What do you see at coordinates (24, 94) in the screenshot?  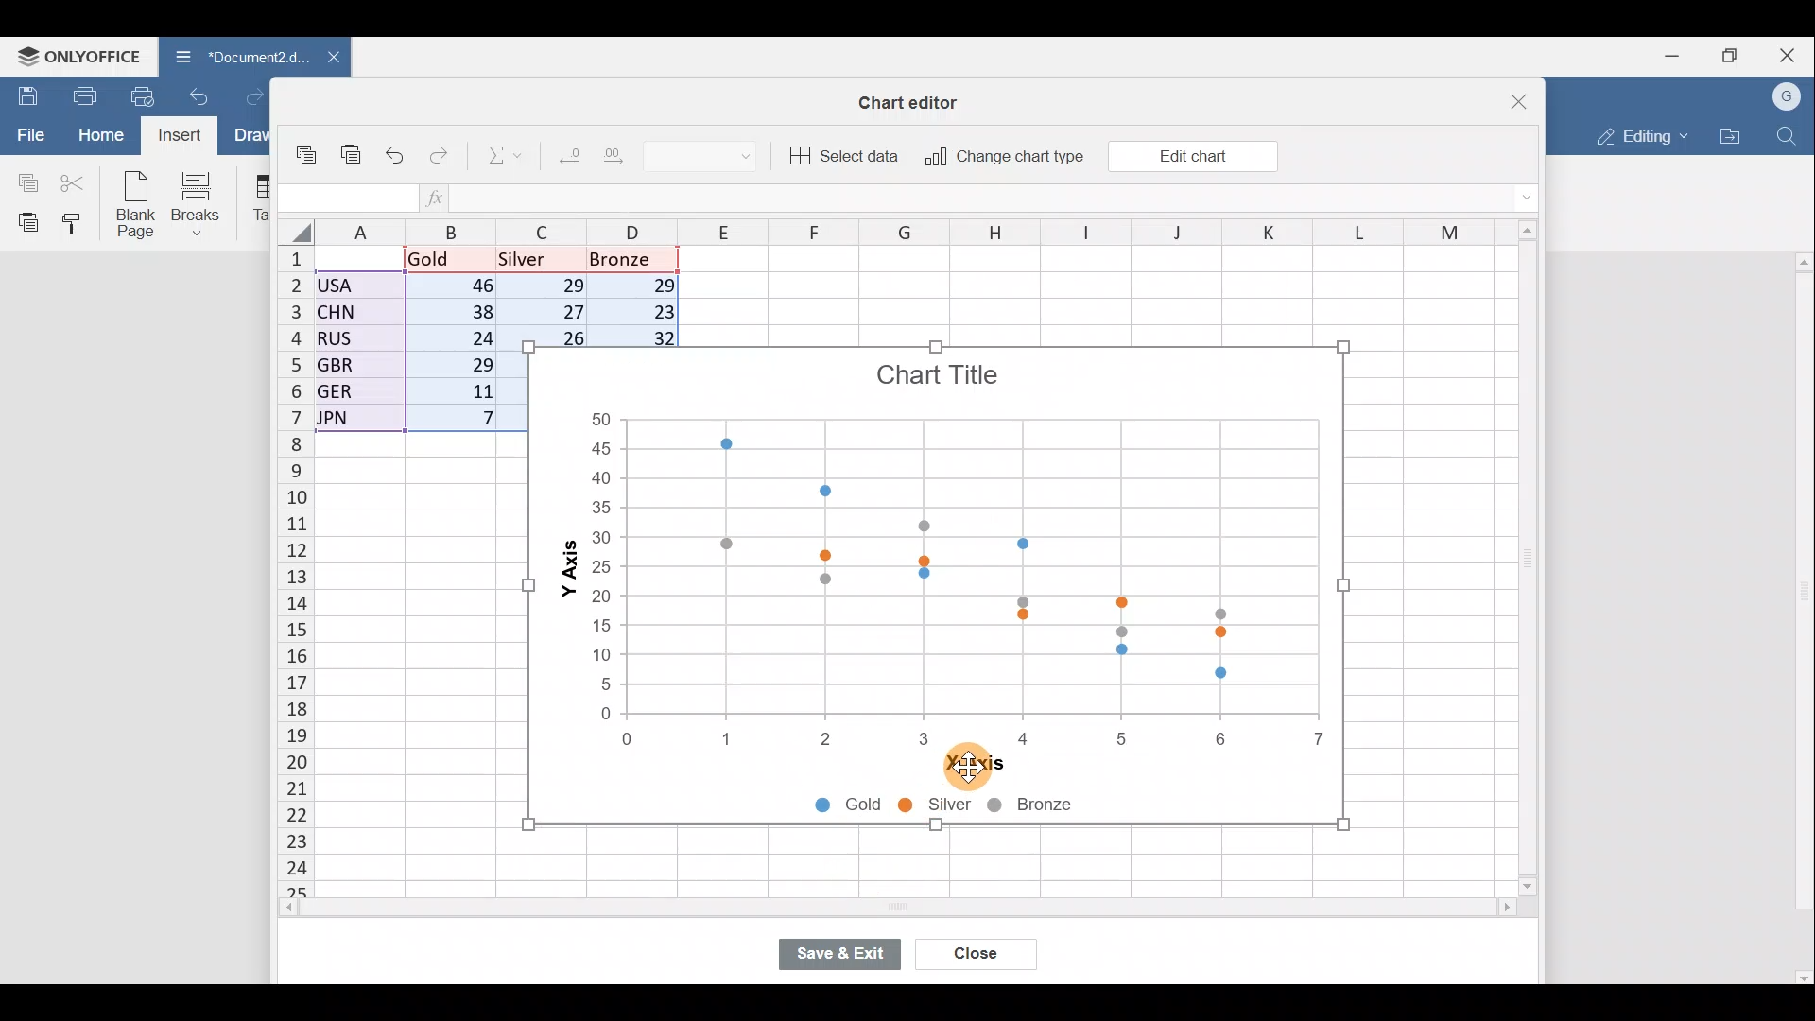 I see `Save` at bounding box center [24, 94].